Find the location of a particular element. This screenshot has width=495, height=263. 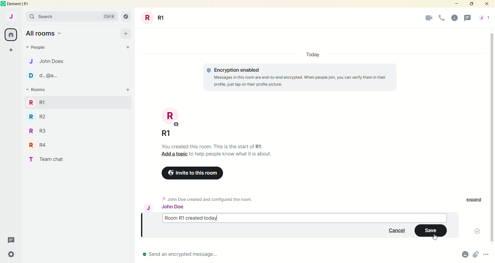

all rooms is located at coordinates (47, 34).